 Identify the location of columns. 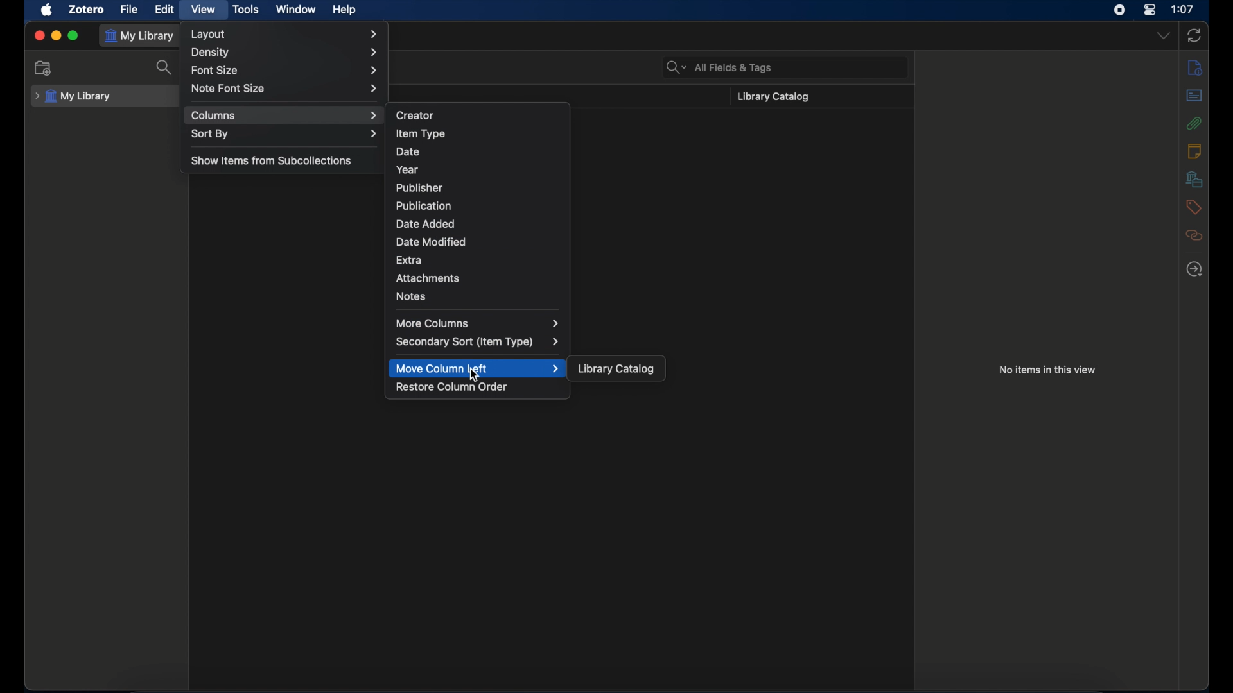
(284, 116).